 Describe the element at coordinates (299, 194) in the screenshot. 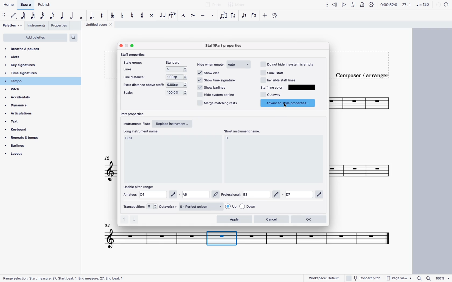

I see `` at that location.